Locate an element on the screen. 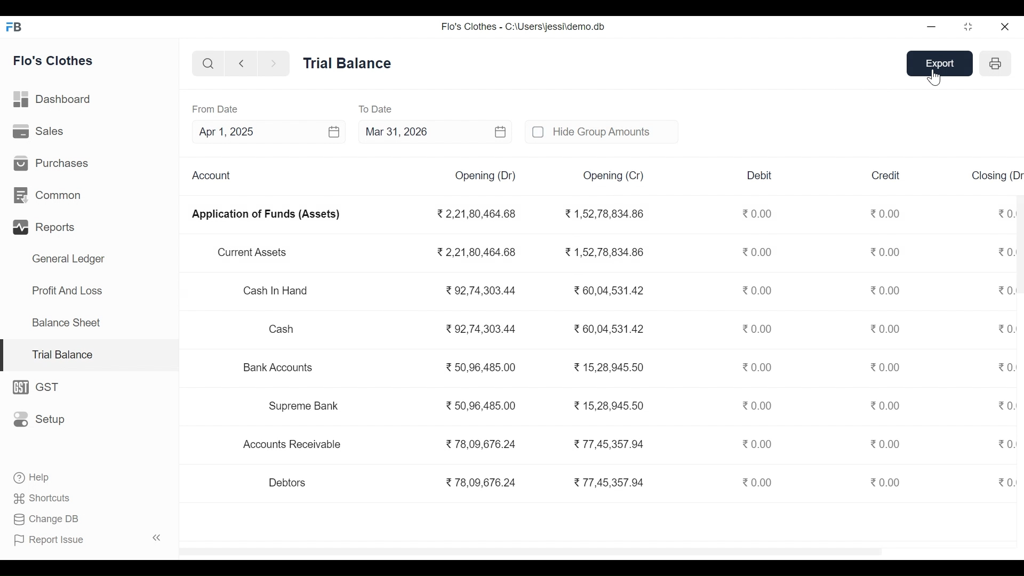 The height and width of the screenshot is (576, 1024). To Date is located at coordinates (378, 108).